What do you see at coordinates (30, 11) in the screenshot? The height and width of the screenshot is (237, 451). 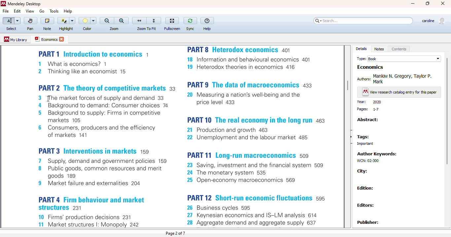 I see `view` at bounding box center [30, 11].